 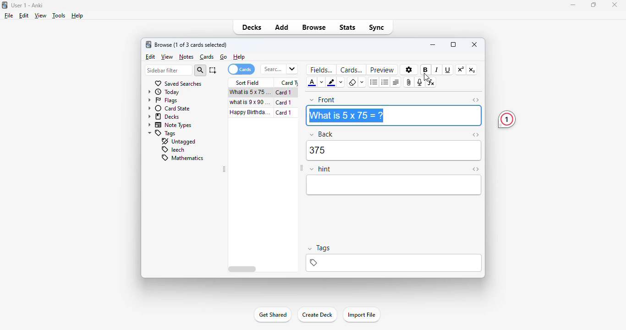 What do you see at coordinates (472, 70) in the screenshot?
I see `subscript` at bounding box center [472, 70].